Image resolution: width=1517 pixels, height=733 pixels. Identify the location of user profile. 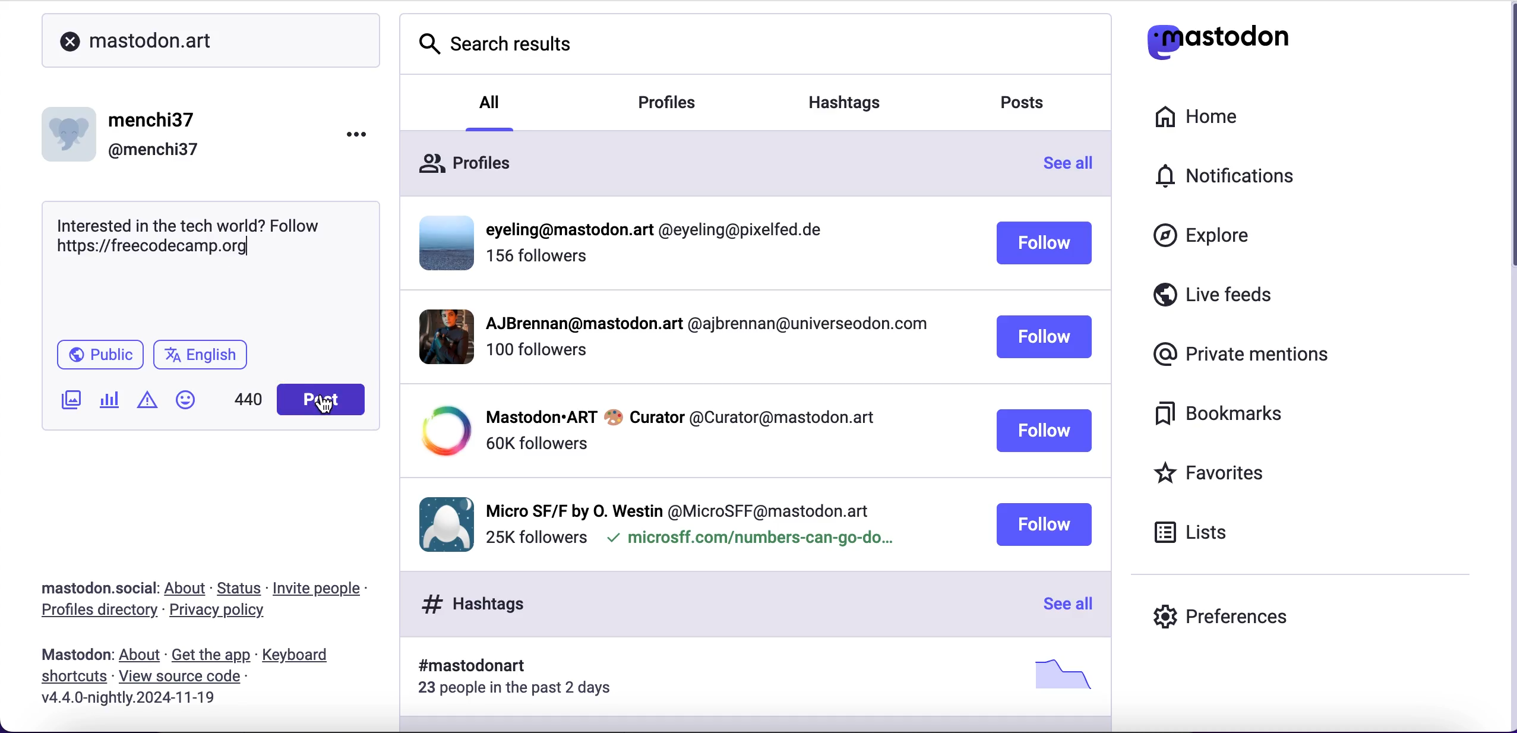
(701, 248).